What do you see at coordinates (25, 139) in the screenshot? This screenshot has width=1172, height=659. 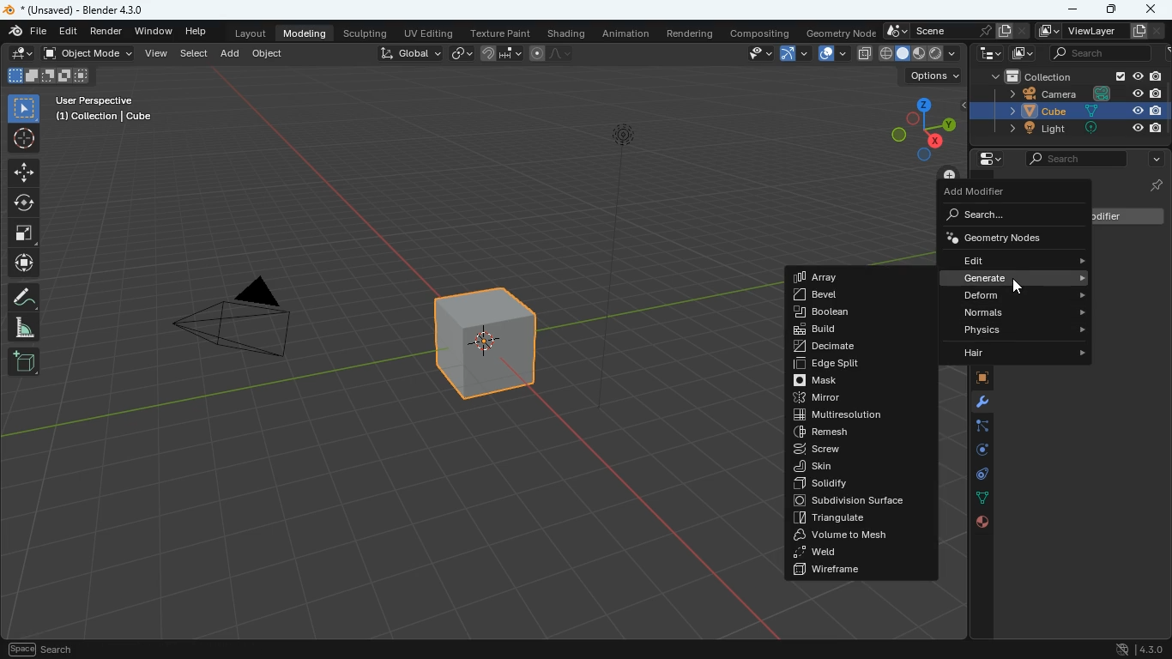 I see `aim` at bounding box center [25, 139].